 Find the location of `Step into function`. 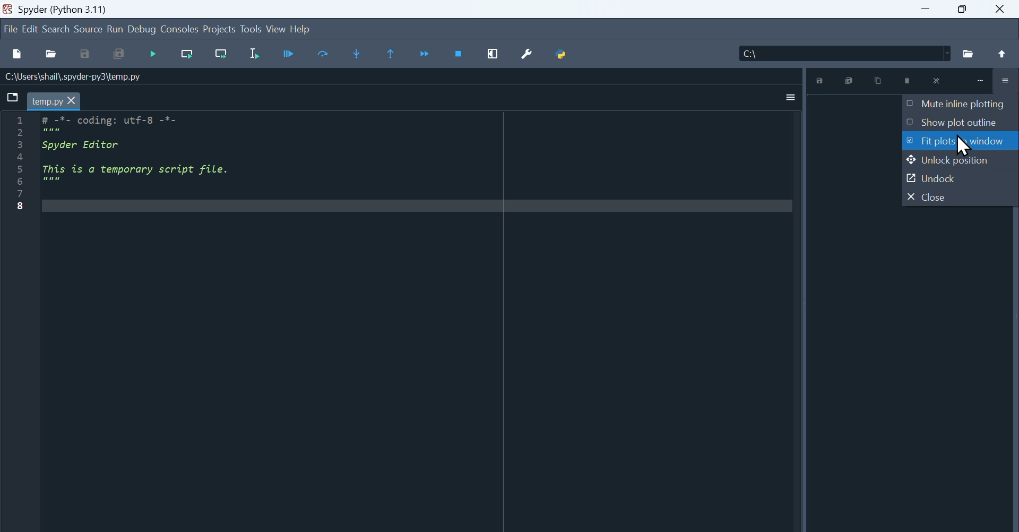

Step into function is located at coordinates (360, 53).